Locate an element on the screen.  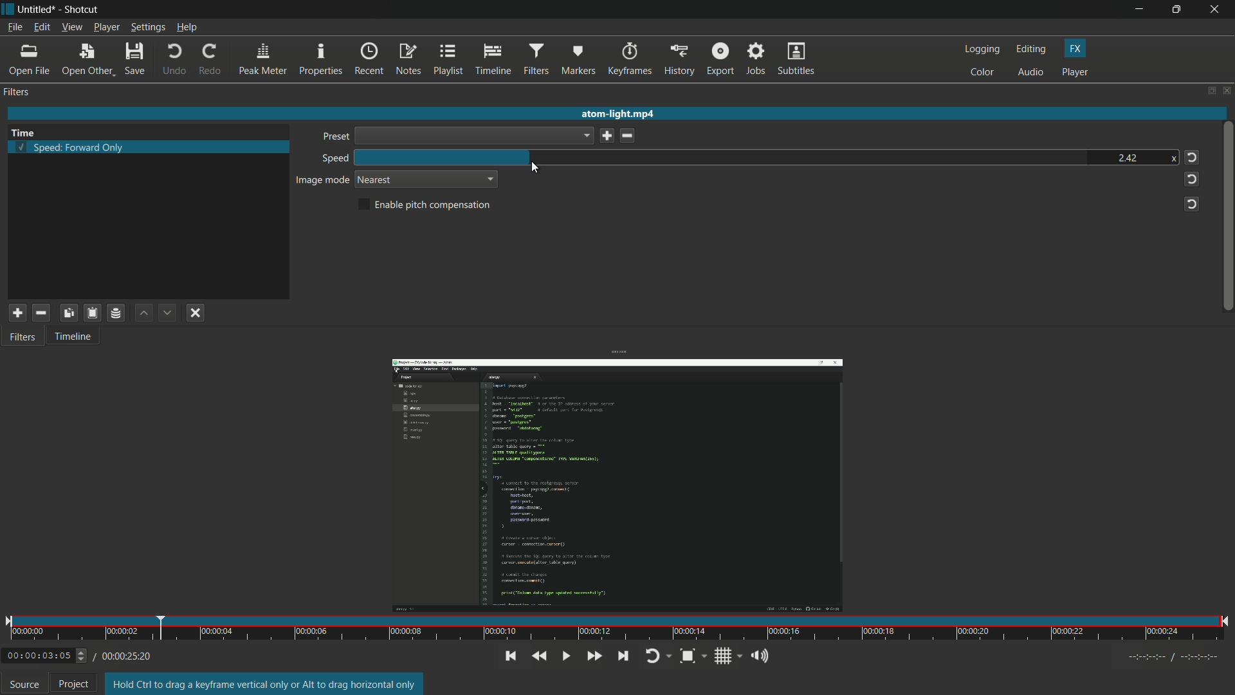
quickly play backwards is located at coordinates (540, 656).